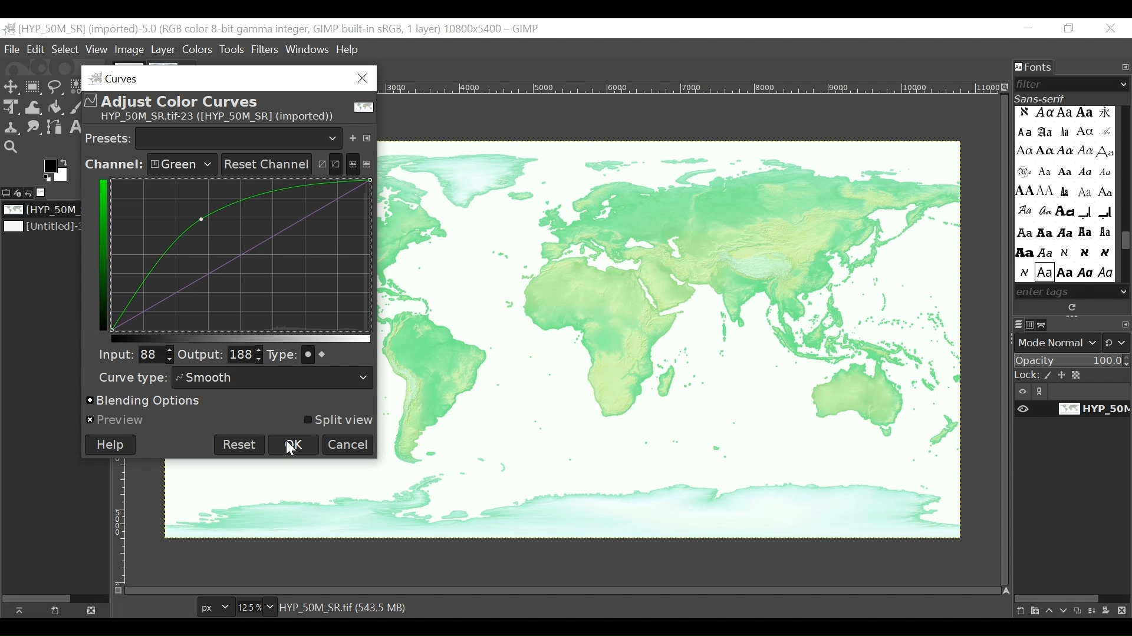  What do you see at coordinates (227, 109) in the screenshot?
I see `Adjust Color Curves for the Image` at bounding box center [227, 109].